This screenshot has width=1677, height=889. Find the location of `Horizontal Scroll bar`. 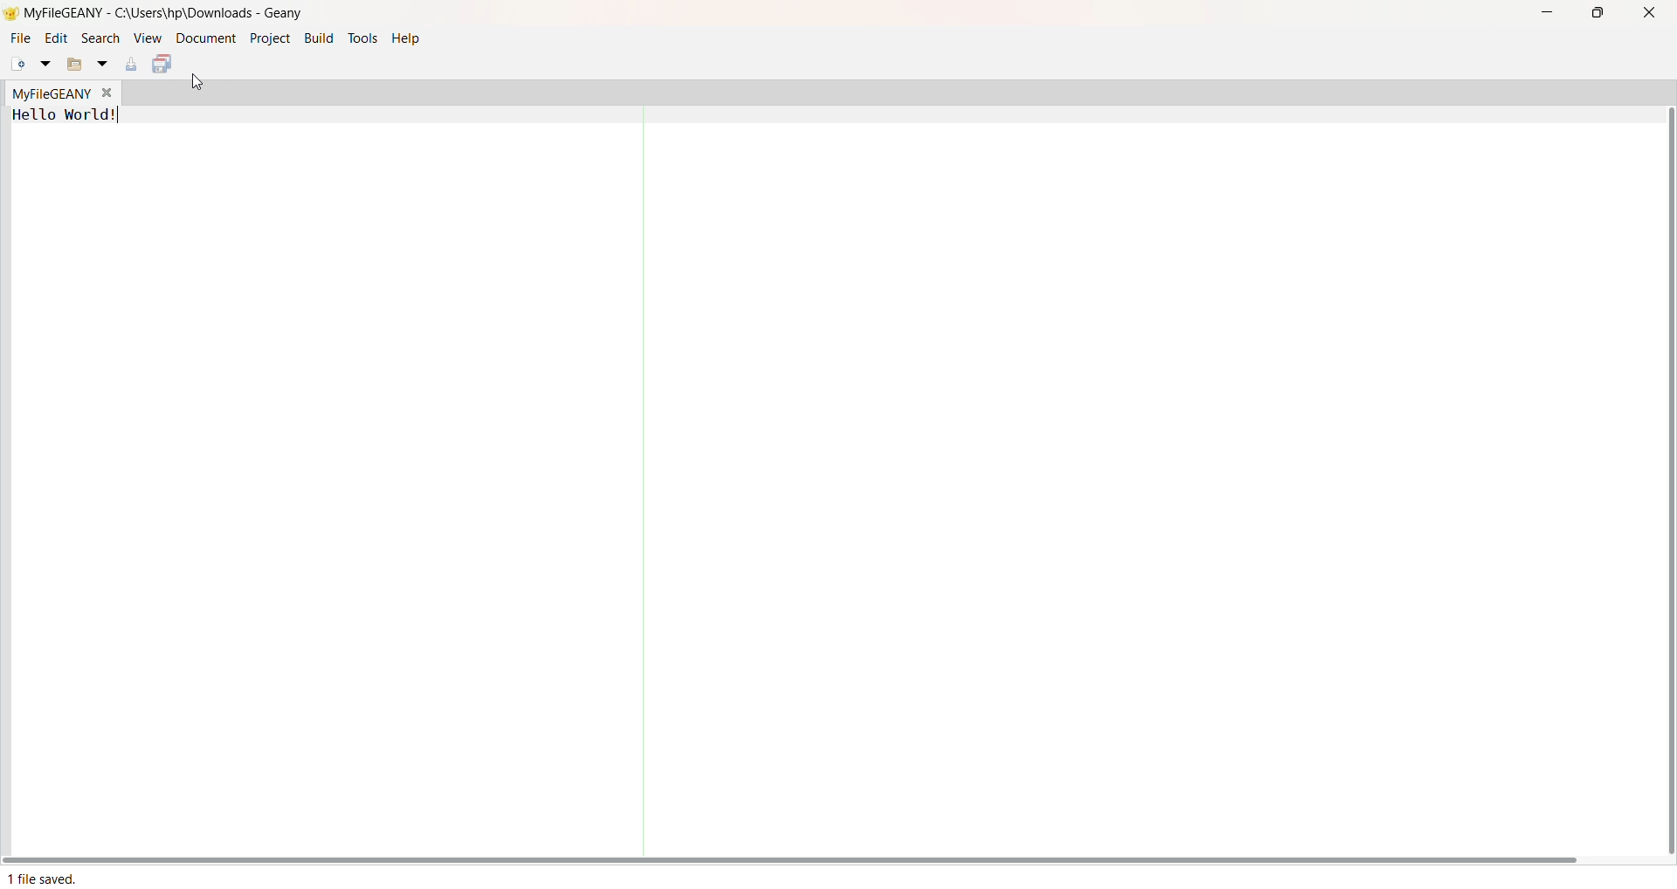

Horizontal Scroll bar is located at coordinates (795, 861).